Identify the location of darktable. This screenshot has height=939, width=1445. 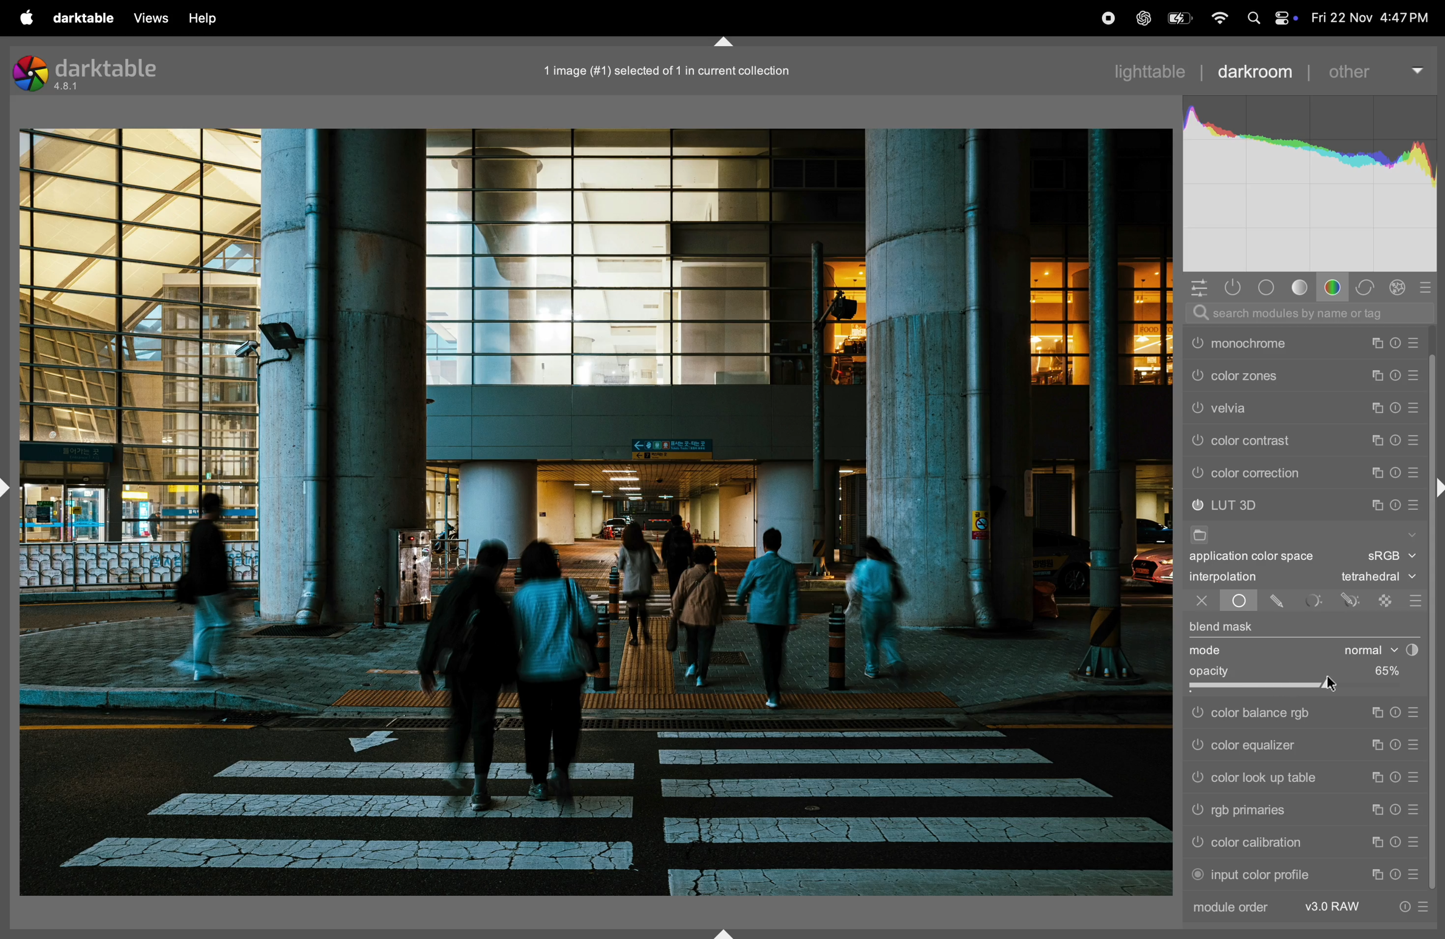
(84, 17).